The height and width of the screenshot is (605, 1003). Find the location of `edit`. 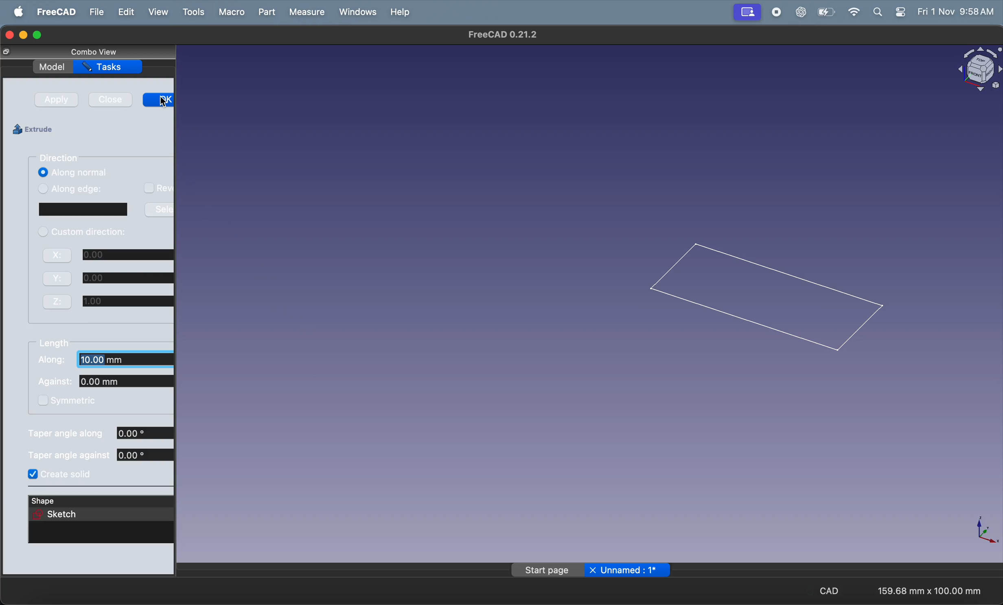

edit is located at coordinates (123, 12).